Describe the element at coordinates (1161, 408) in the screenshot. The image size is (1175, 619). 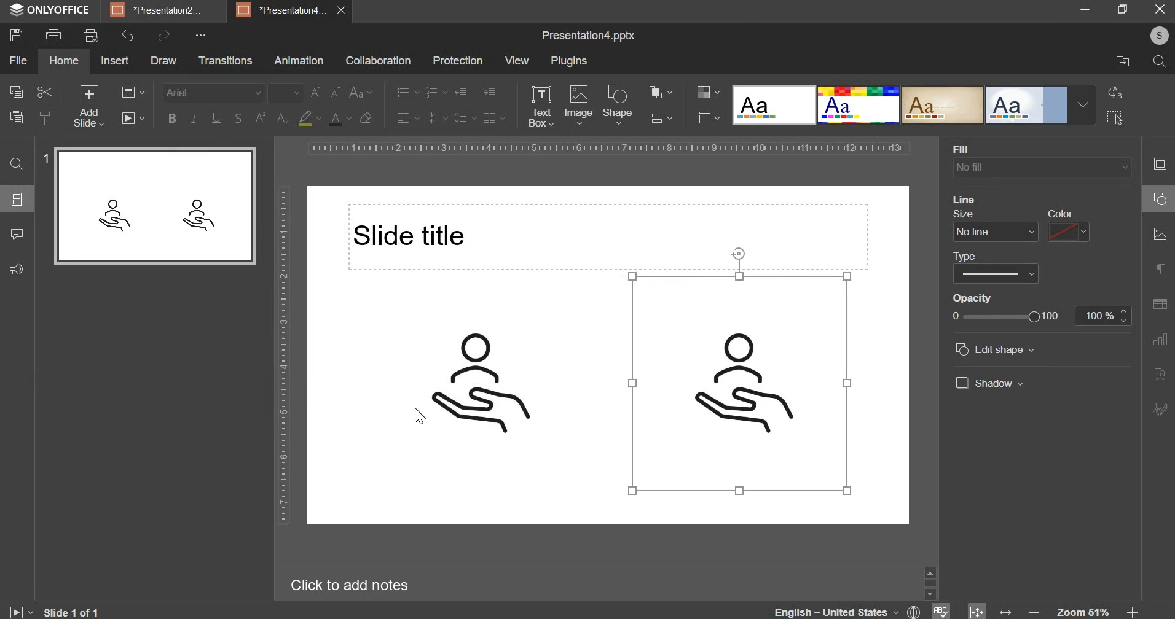
I see `signature` at that location.